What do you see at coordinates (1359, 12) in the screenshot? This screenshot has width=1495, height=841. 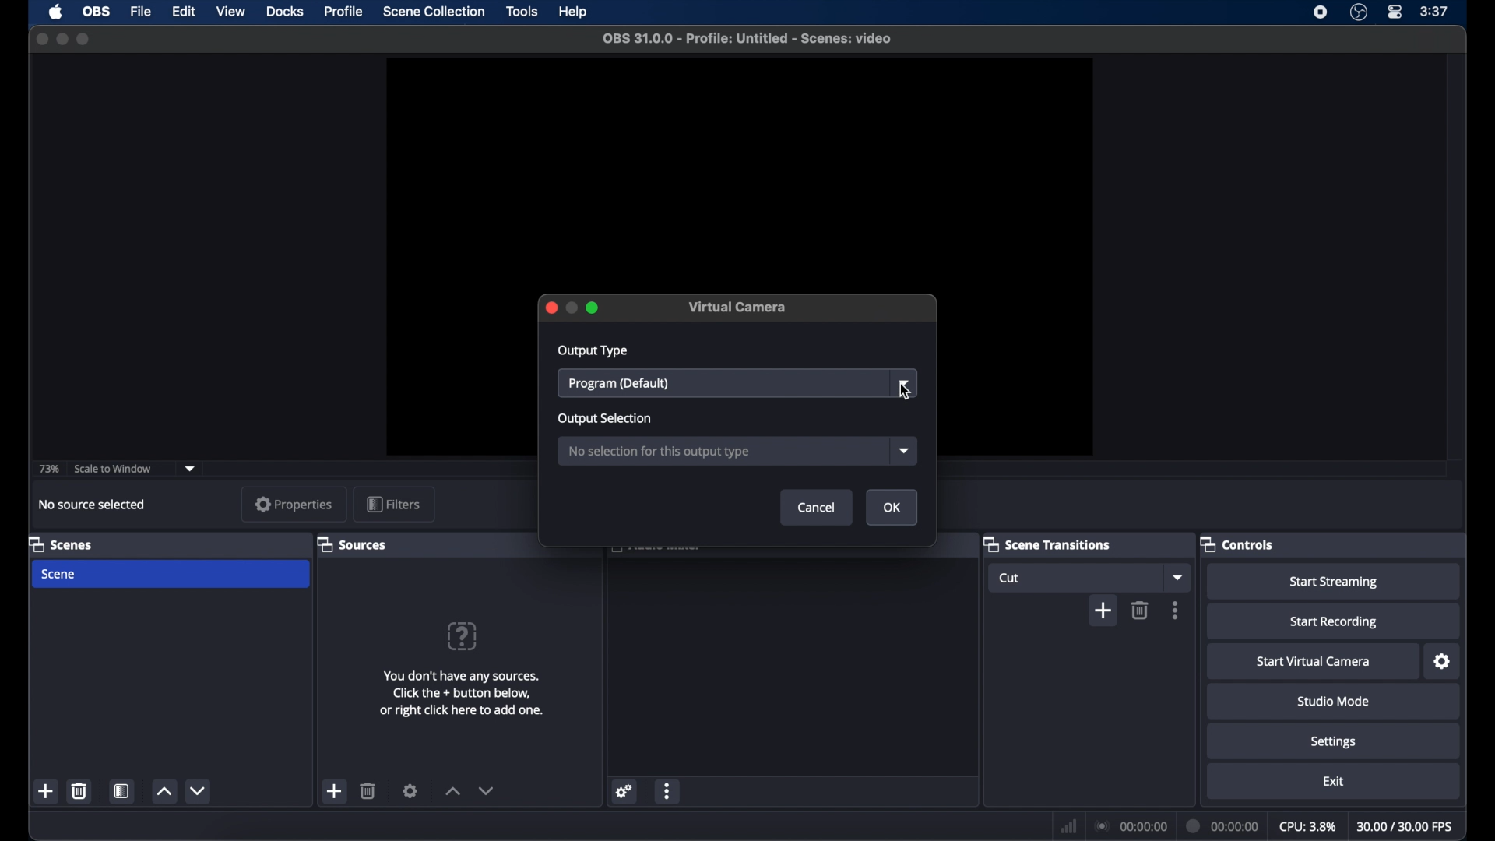 I see `obs studio` at bounding box center [1359, 12].